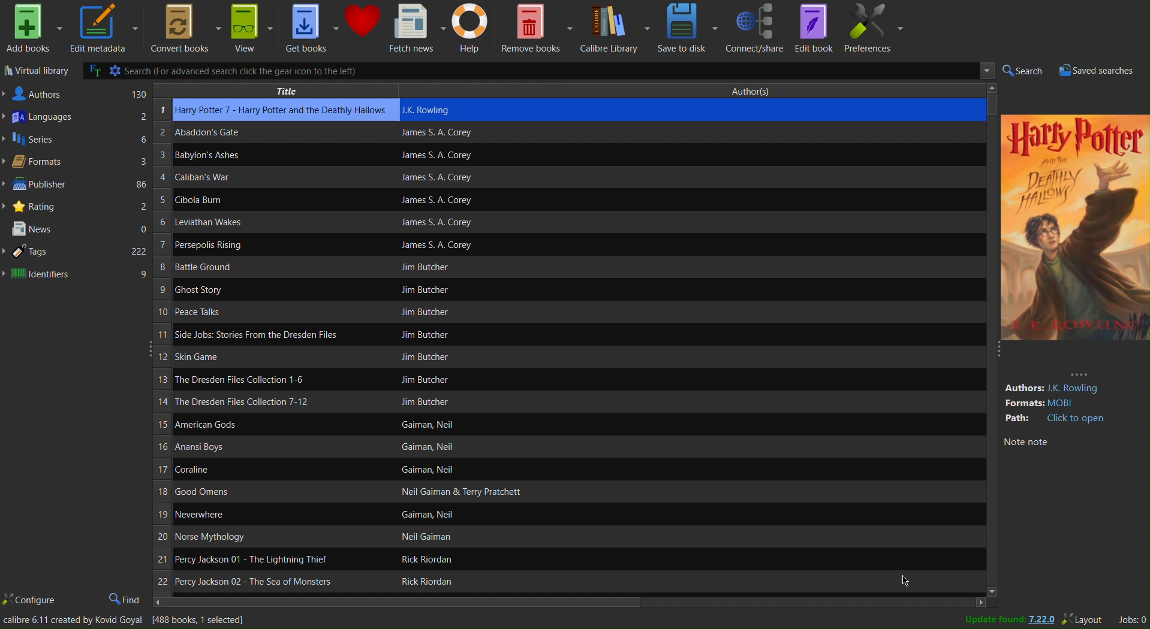 The image size is (1150, 629). What do you see at coordinates (264, 379) in the screenshot?
I see `Book name` at bounding box center [264, 379].